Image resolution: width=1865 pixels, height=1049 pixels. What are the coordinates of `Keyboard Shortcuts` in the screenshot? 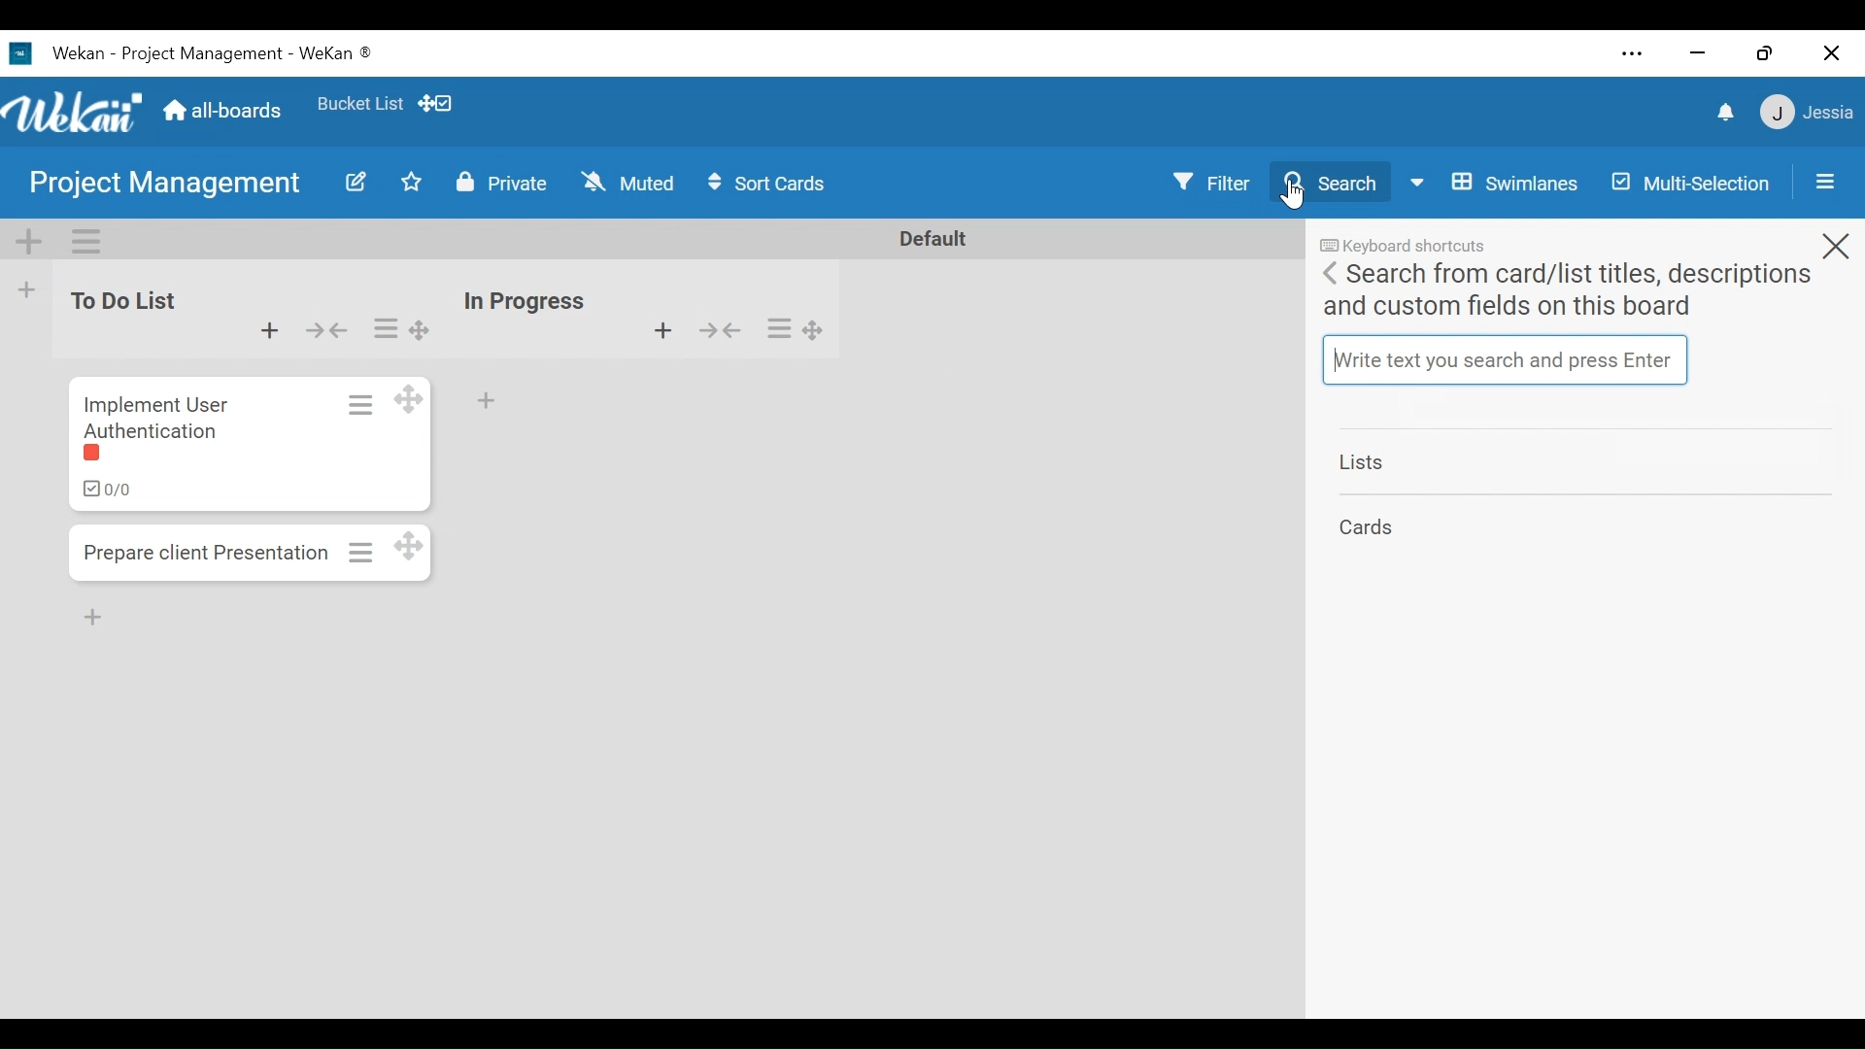 It's located at (1401, 246).